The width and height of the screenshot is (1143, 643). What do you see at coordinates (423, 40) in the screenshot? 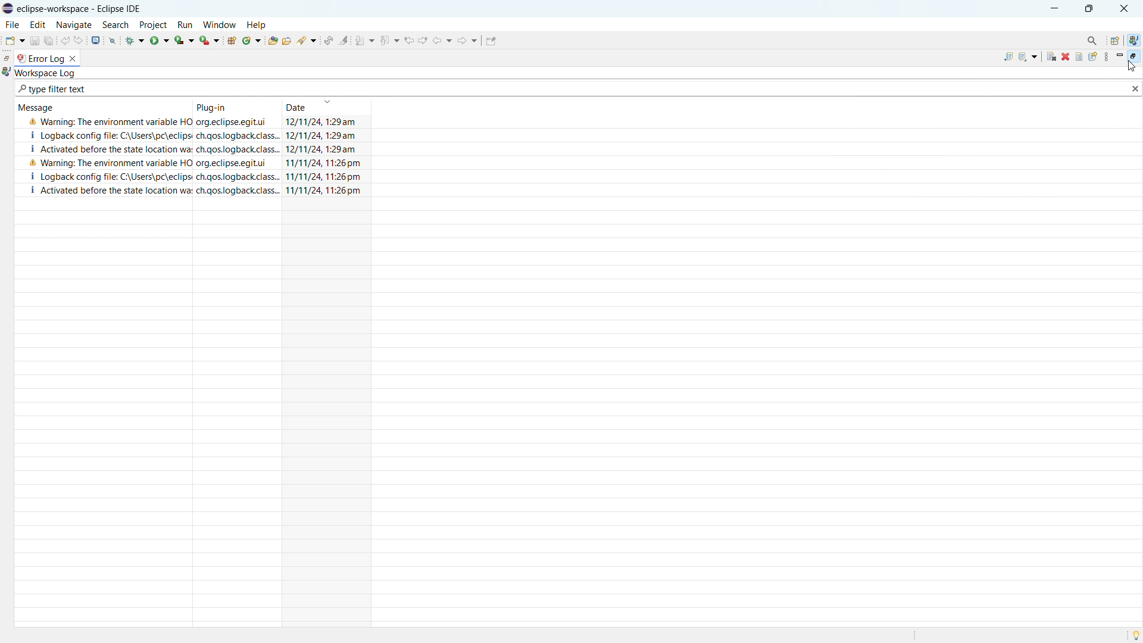
I see `next edit location` at bounding box center [423, 40].